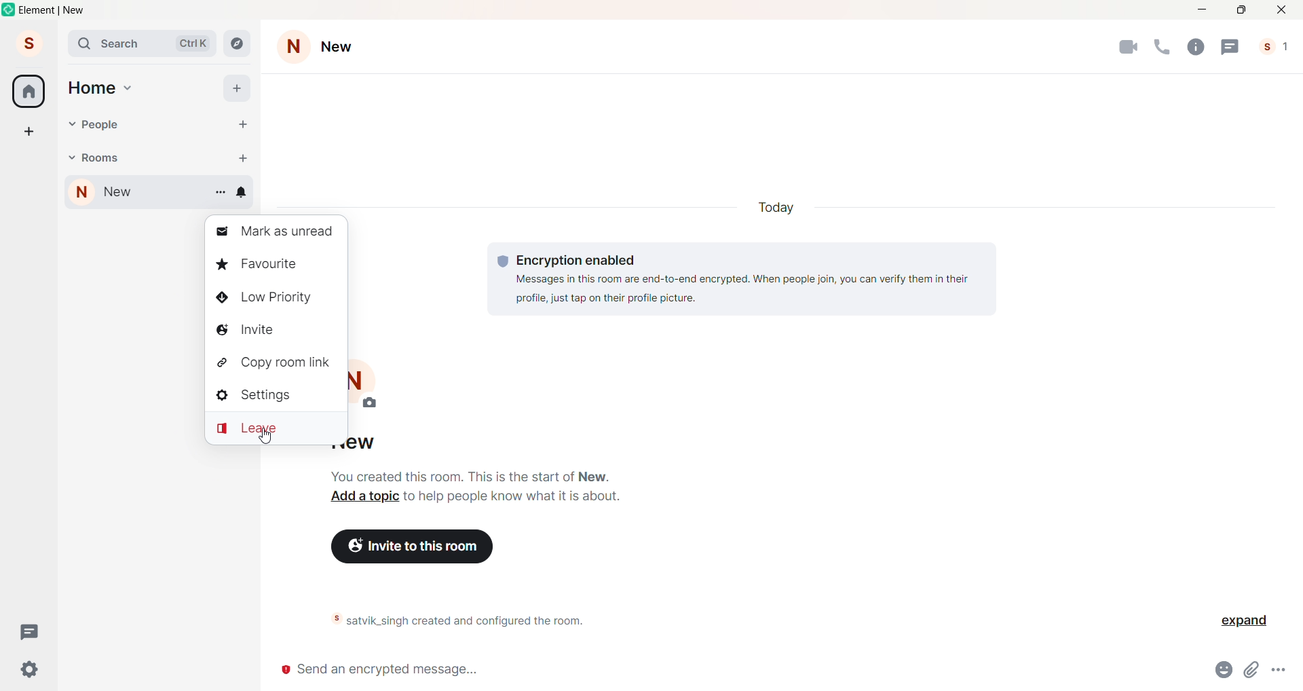 The width and height of the screenshot is (1303, 691). Describe the element at coordinates (1129, 48) in the screenshot. I see `Video` at that location.